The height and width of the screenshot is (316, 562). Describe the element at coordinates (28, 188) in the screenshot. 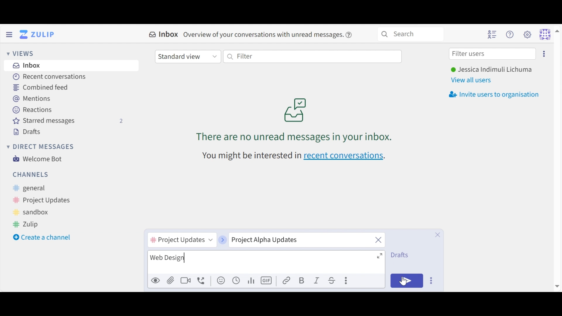

I see `General Channel` at that location.